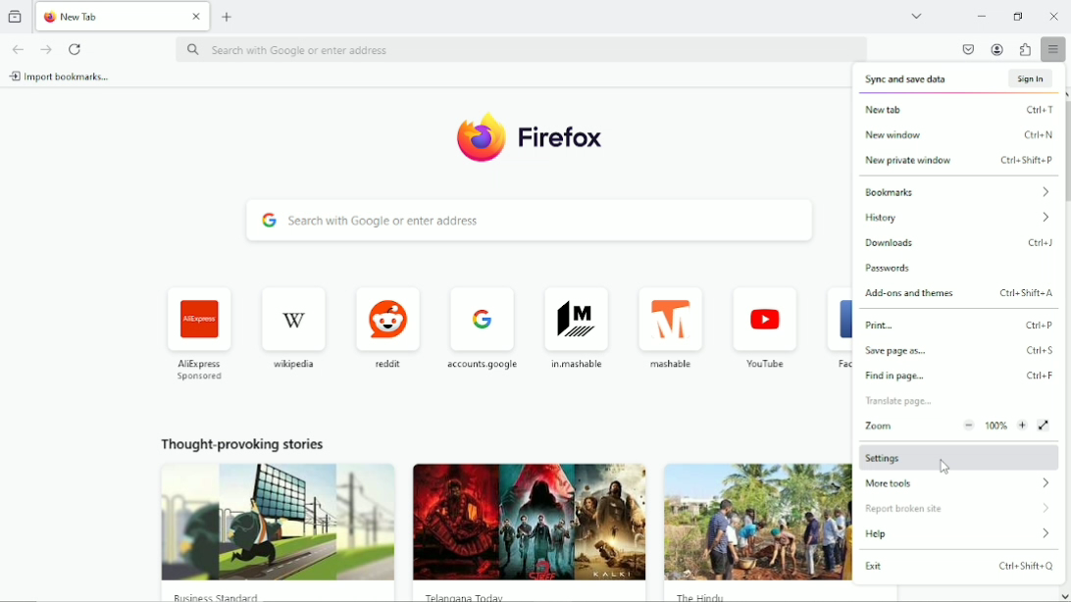 The width and height of the screenshot is (1071, 602). What do you see at coordinates (76, 49) in the screenshot?
I see `reload the current tab` at bounding box center [76, 49].